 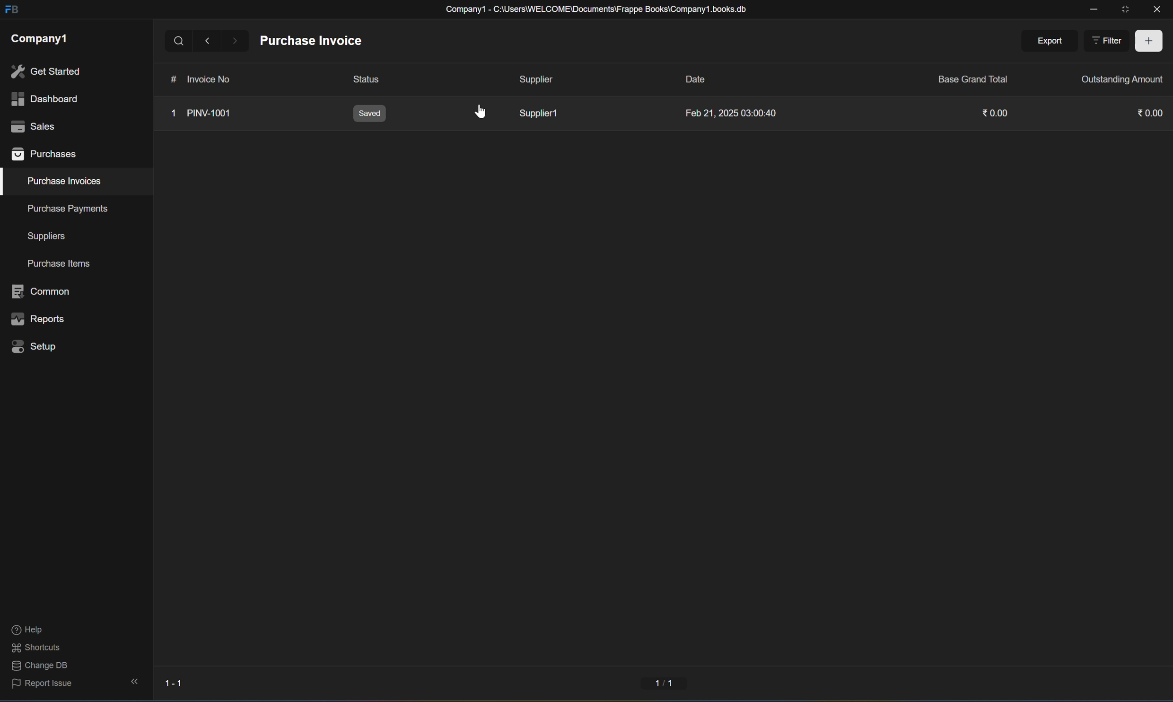 I want to click on +, so click(x=1150, y=41).